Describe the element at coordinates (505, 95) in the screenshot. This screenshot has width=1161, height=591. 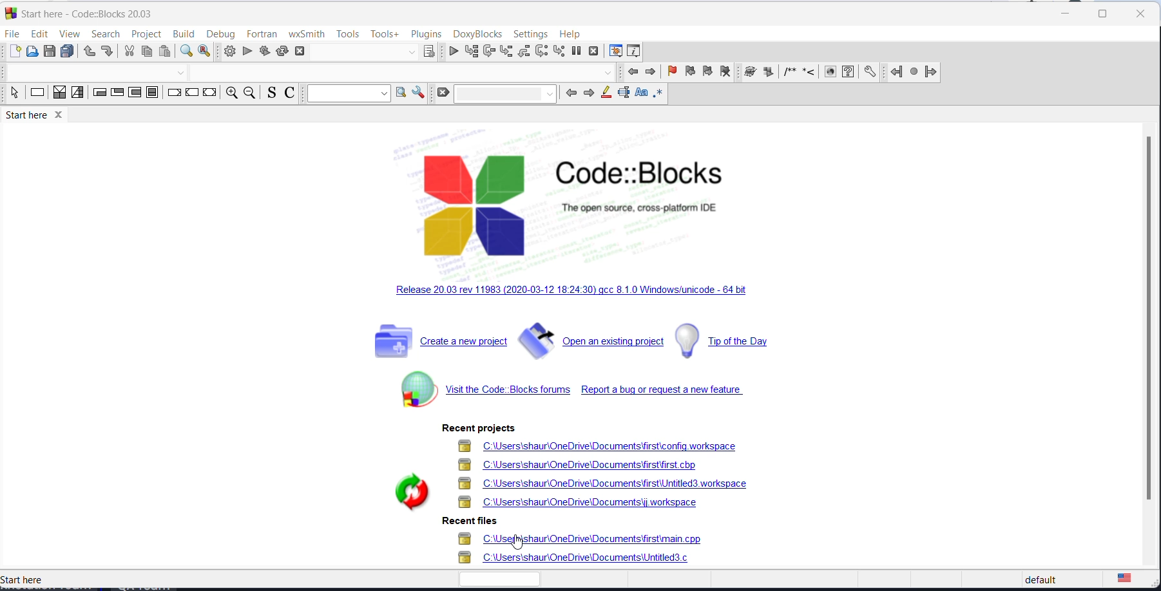
I see `dropdown` at that location.